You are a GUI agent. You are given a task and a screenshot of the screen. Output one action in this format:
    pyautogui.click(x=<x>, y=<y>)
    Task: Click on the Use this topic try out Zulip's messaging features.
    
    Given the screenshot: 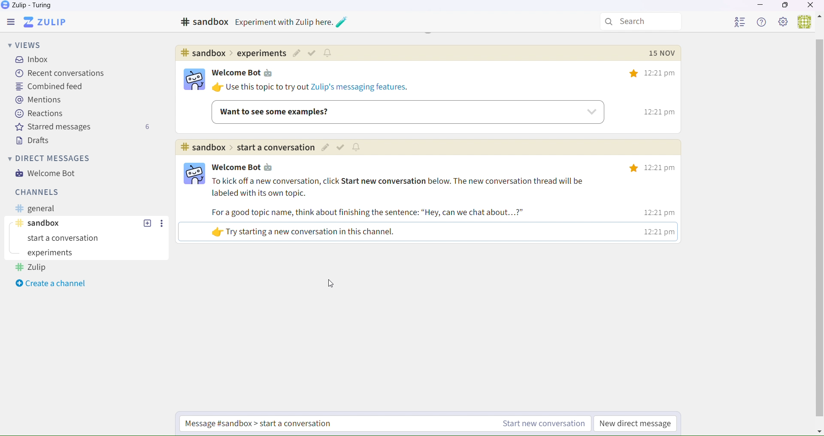 What is the action you would take?
    pyautogui.click(x=312, y=88)
    